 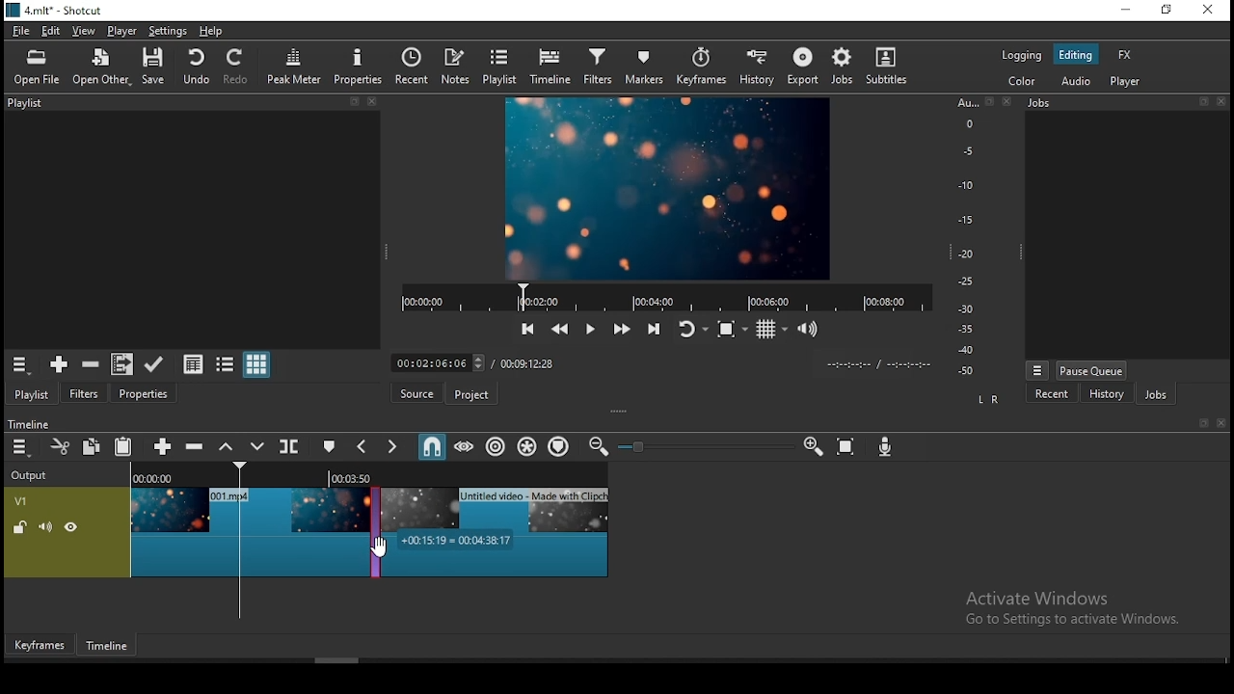 I want to click on snap, so click(x=431, y=447).